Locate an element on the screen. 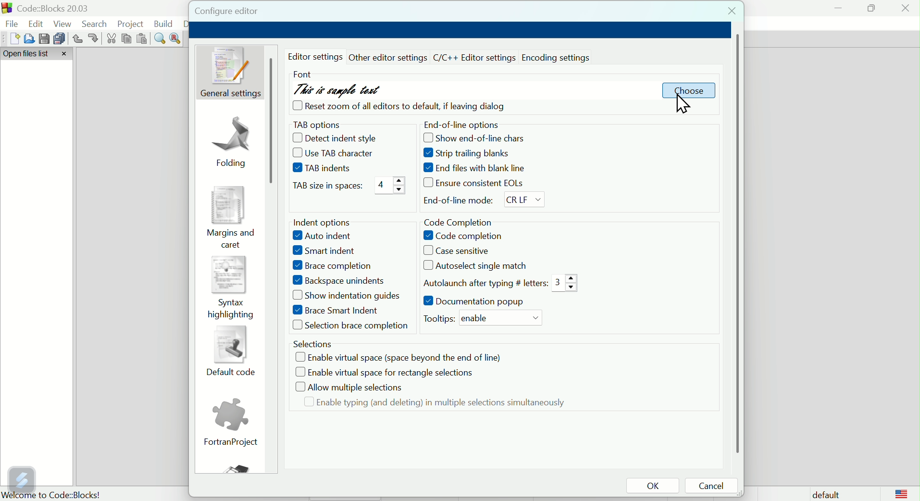 The image size is (920, 501). cursor is located at coordinates (681, 106).